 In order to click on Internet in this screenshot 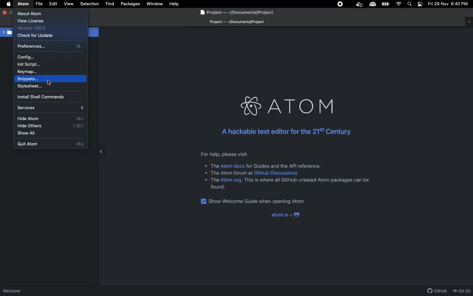, I will do `click(399, 4)`.